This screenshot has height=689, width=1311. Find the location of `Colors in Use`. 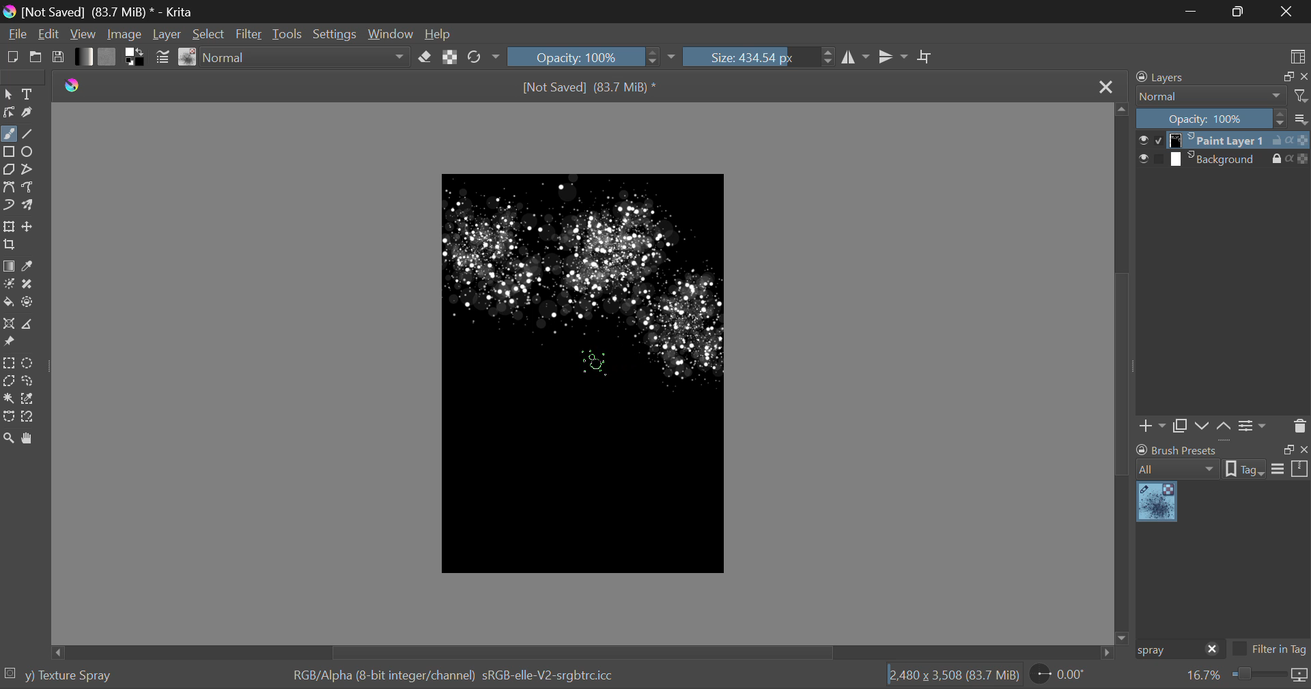

Colors in Use is located at coordinates (136, 57).